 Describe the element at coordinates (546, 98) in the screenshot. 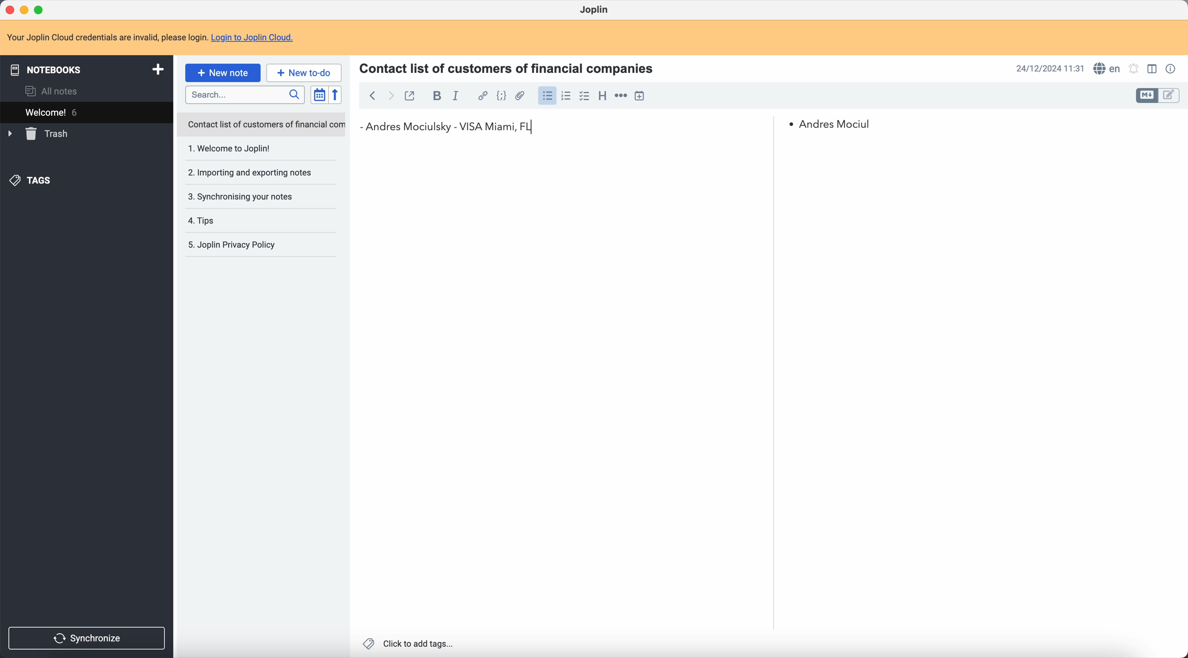

I see `click on bulleted list` at that location.